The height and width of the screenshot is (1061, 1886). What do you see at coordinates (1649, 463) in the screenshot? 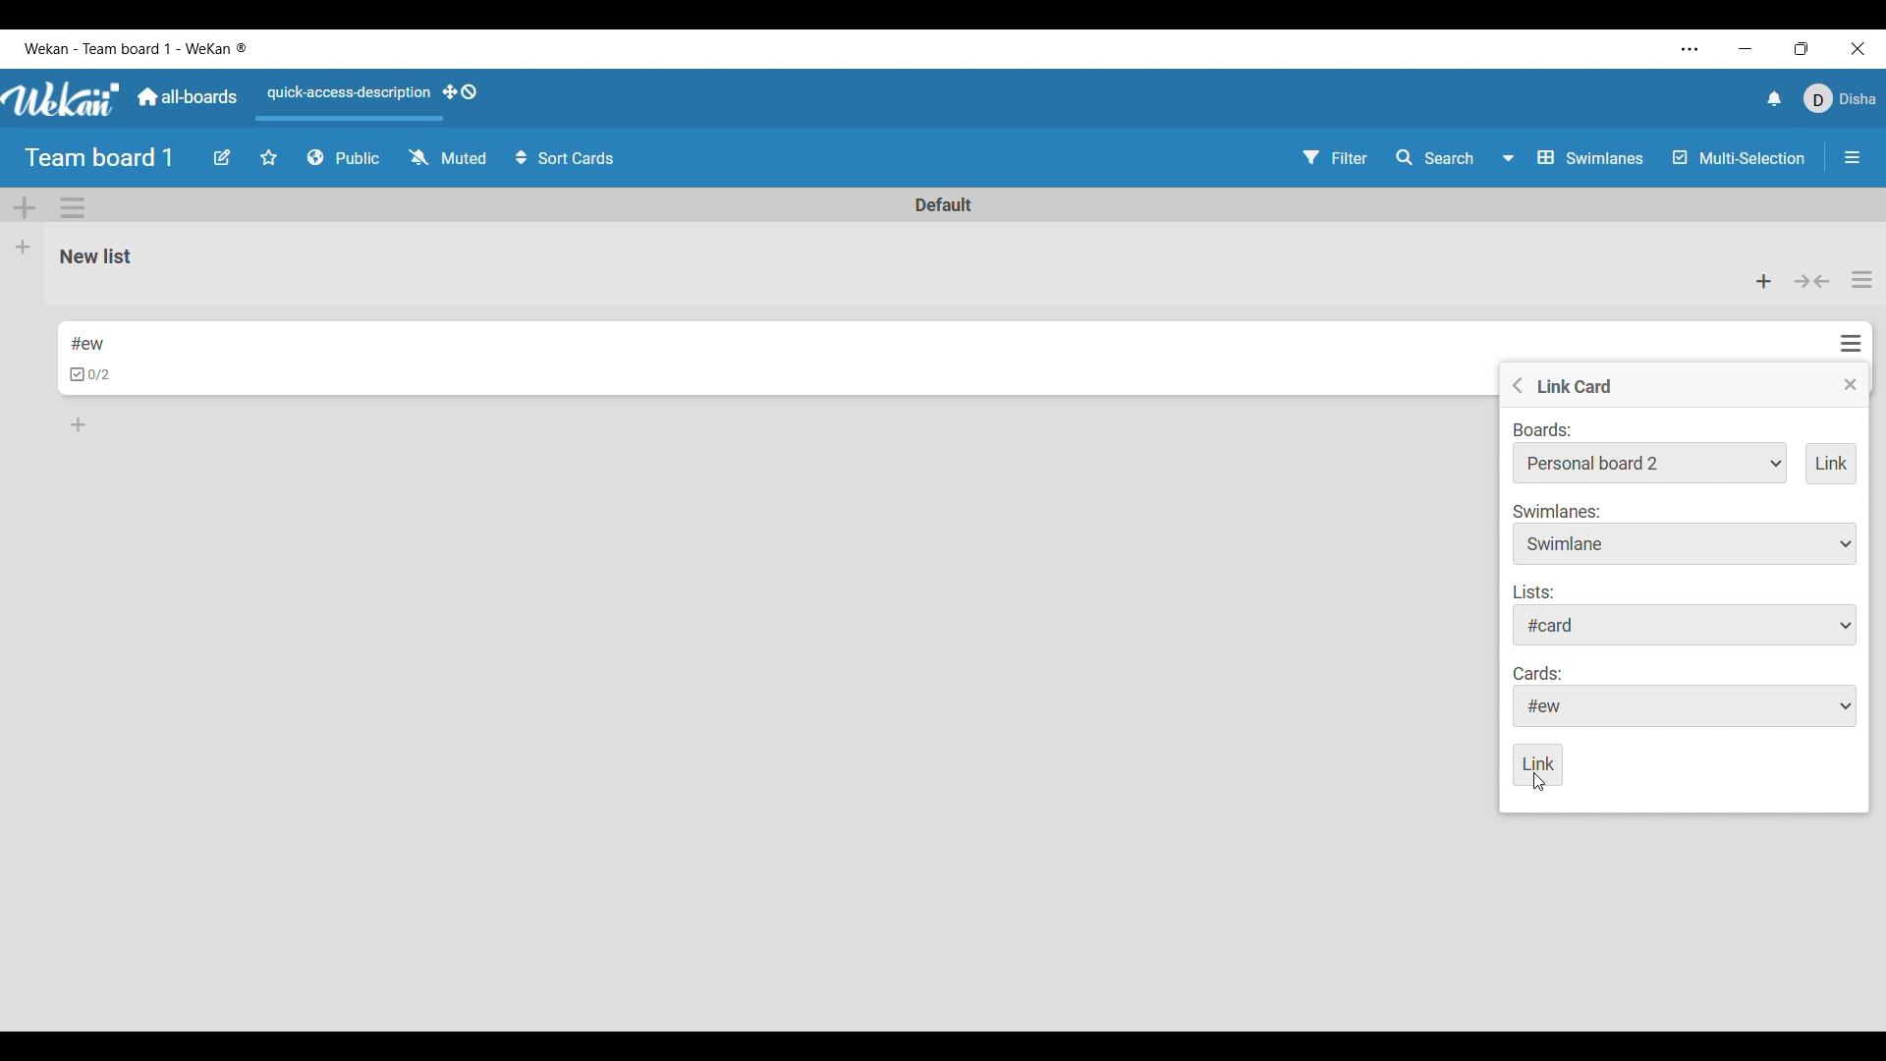
I see `Board options to link to` at bounding box center [1649, 463].